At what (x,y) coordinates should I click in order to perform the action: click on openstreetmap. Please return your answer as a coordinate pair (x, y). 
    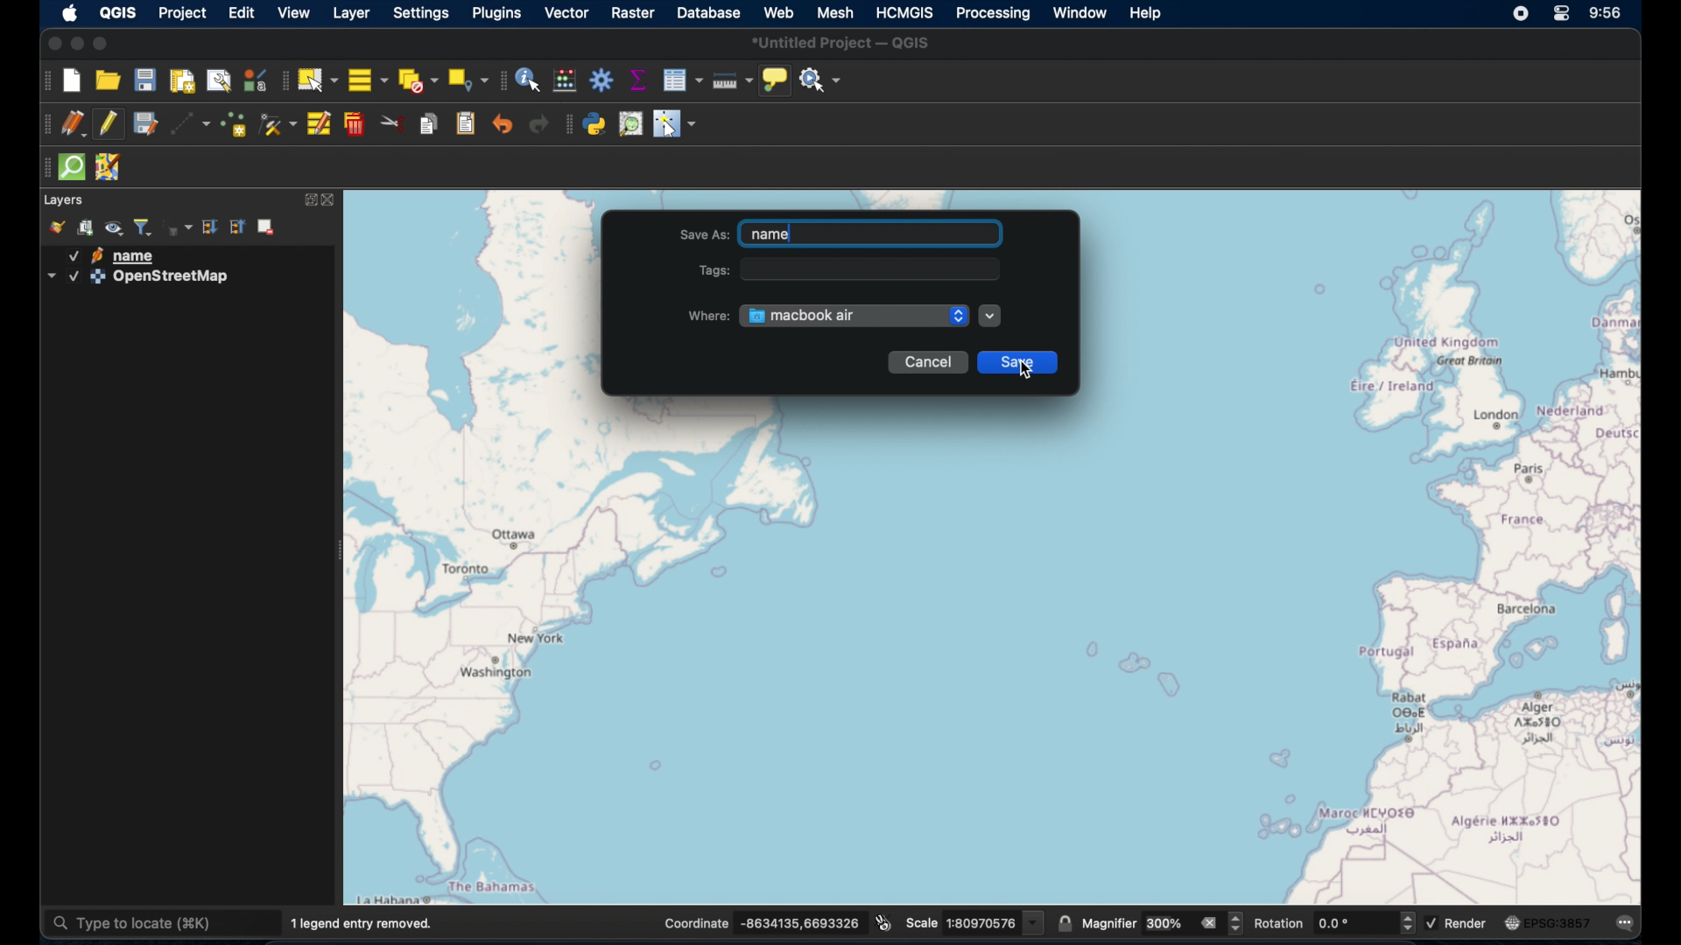
    Looking at the image, I should click on (138, 279).